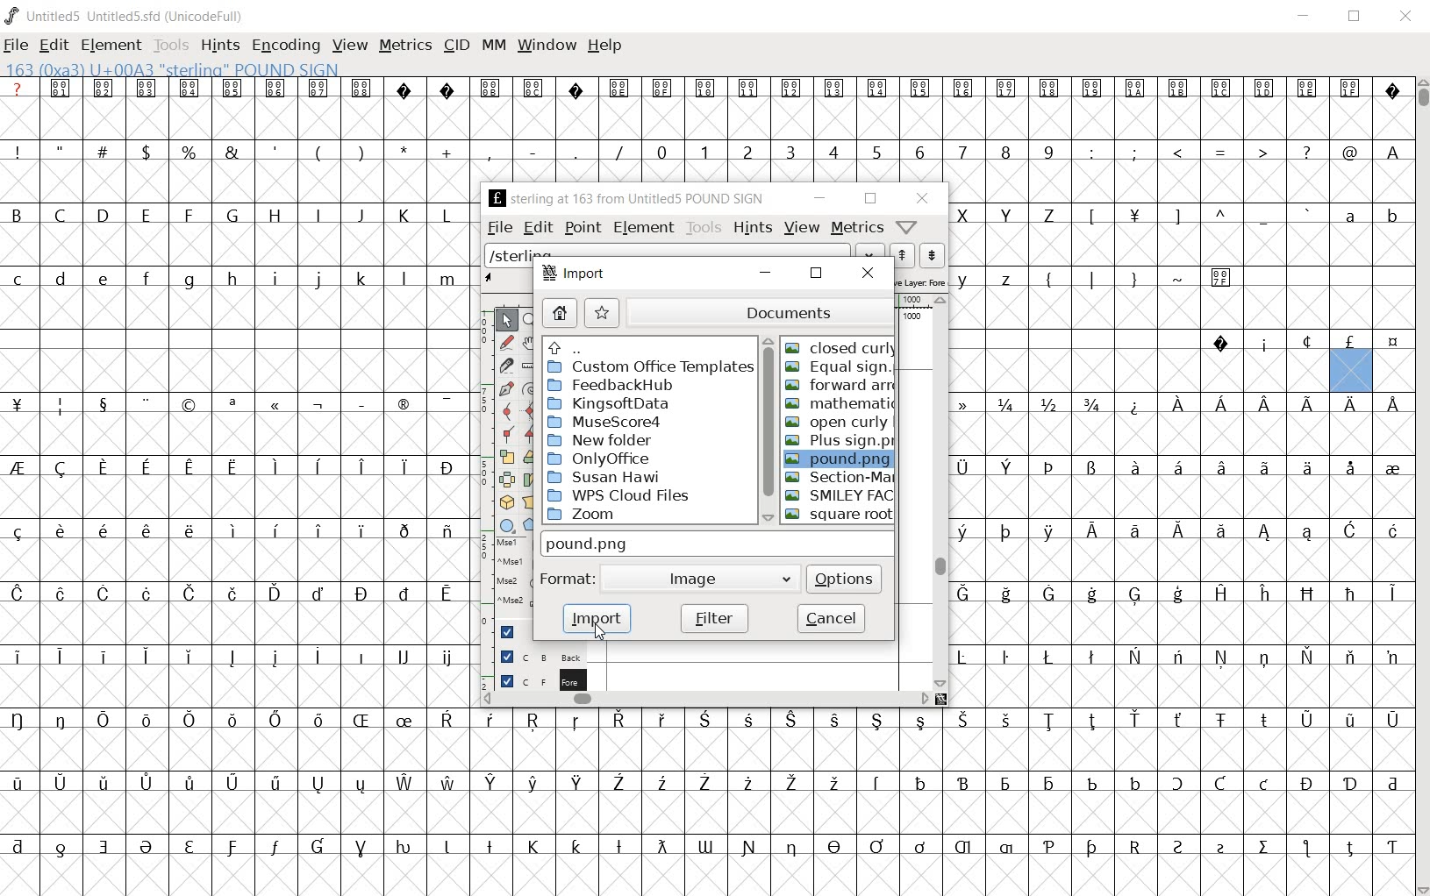  What do you see at coordinates (21, 784) in the screenshot?
I see `Symbol` at bounding box center [21, 784].